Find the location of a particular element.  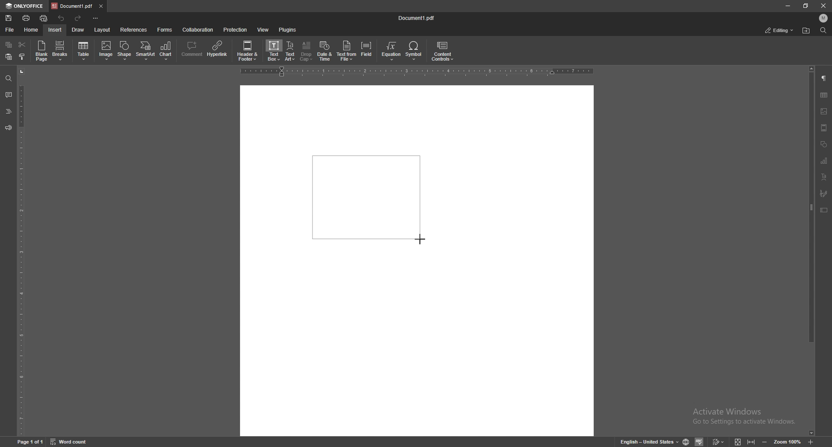

signature field is located at coordinates (824, 193).